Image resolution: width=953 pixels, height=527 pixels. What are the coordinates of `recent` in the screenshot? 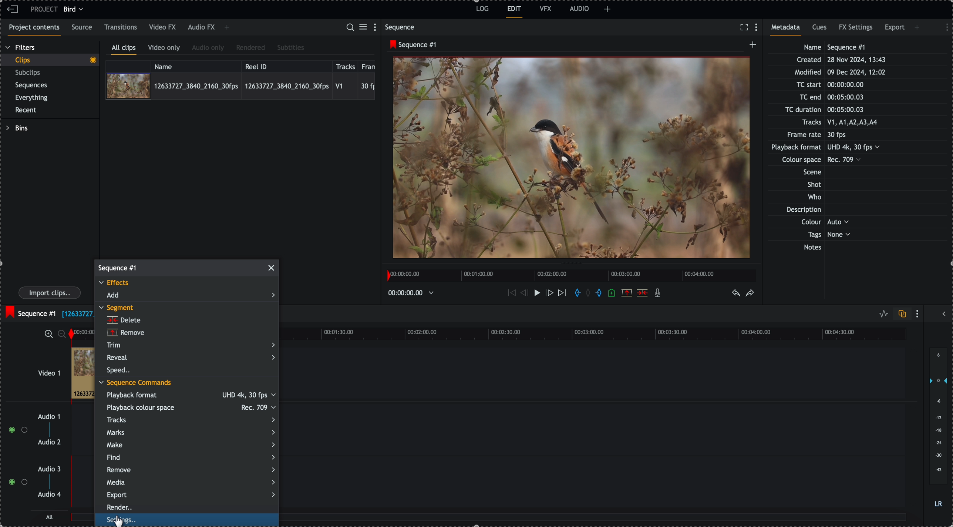 It's located at (27, 111).